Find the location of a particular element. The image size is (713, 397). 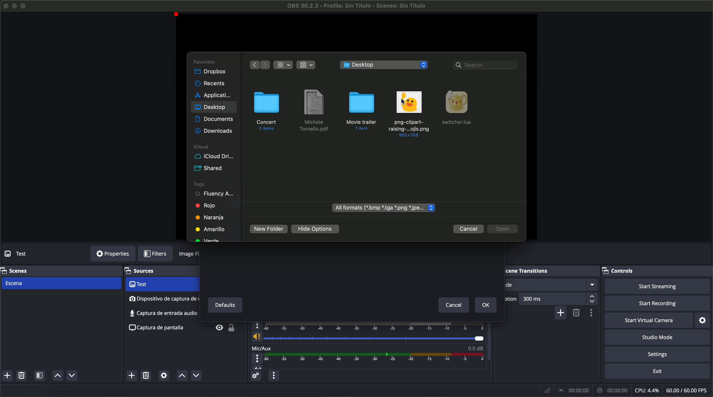

search bar is located at coordinates (486, 65).